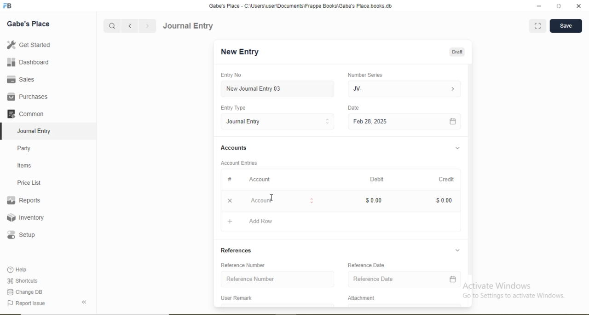  I want to click on #, so click(230, 179).